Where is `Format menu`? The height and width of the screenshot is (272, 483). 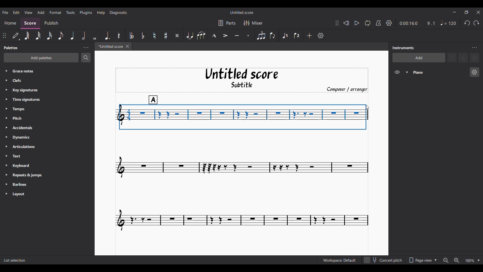
Format menu is located at coordinates (55, 12).